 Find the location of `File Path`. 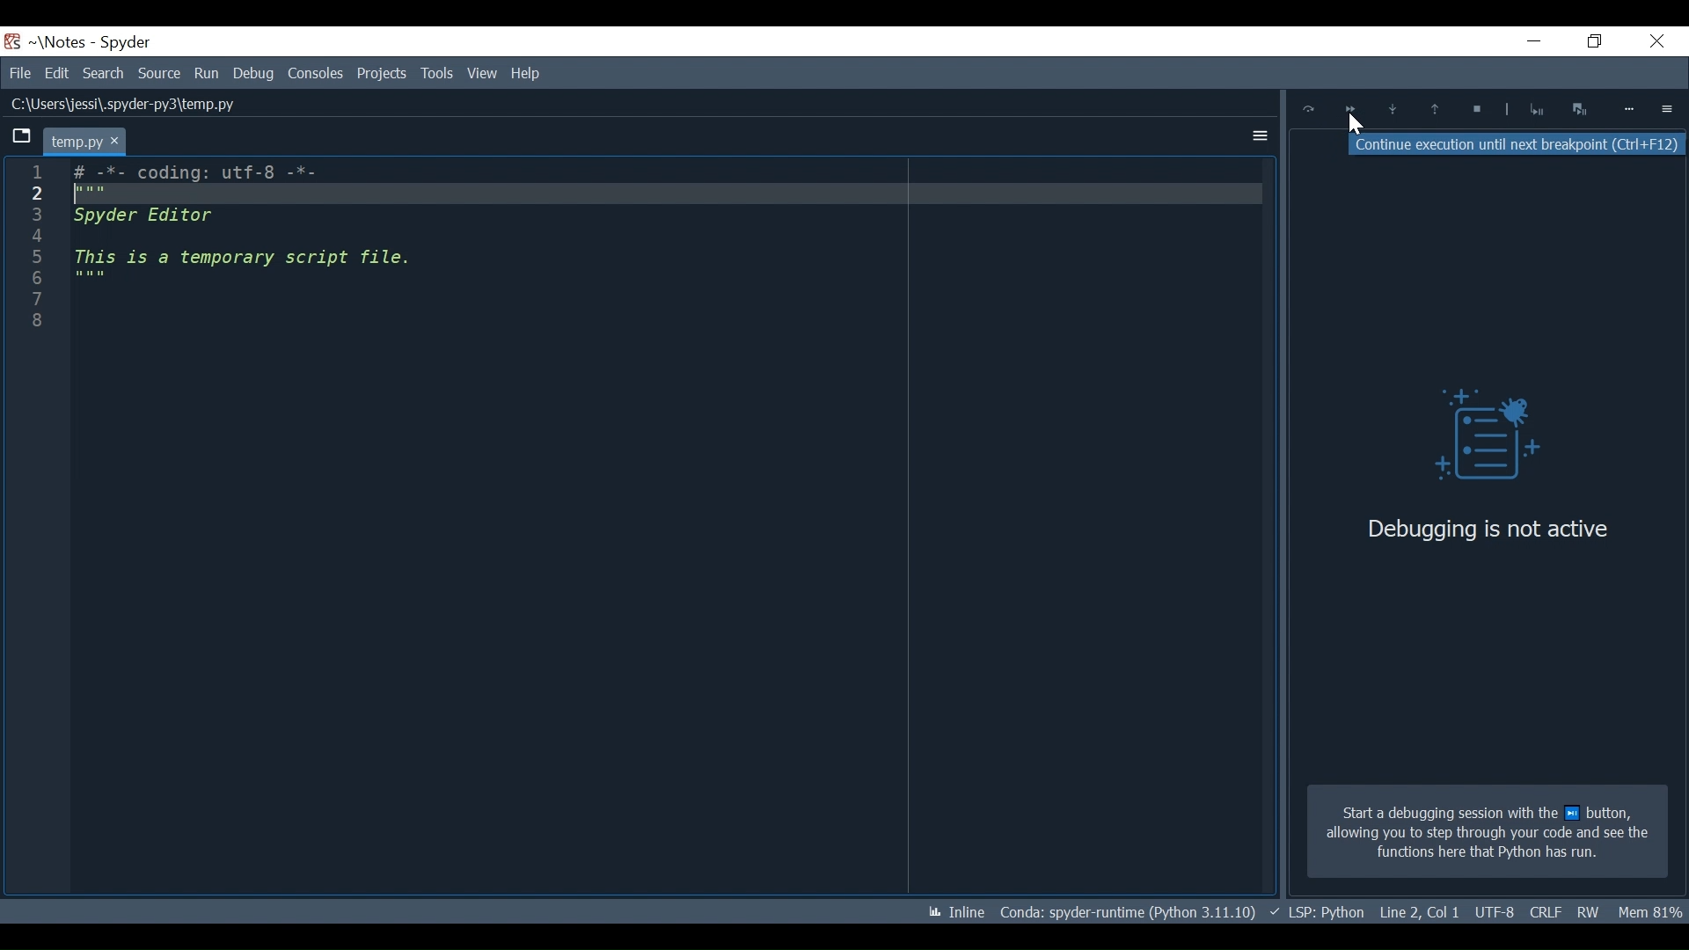

File Path is located at coordinates (120, 105).